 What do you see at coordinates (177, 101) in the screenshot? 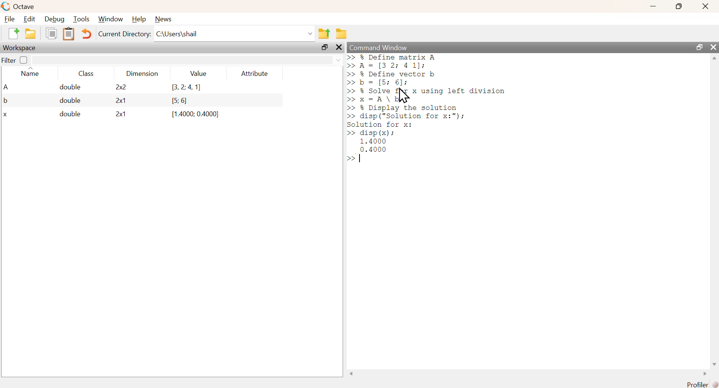
I see `[5: 6]` at bounding box center [177, 101].